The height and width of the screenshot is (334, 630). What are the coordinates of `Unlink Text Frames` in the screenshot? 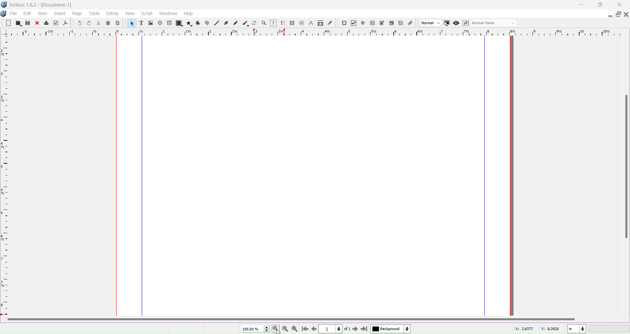 It's located at (302, 23).